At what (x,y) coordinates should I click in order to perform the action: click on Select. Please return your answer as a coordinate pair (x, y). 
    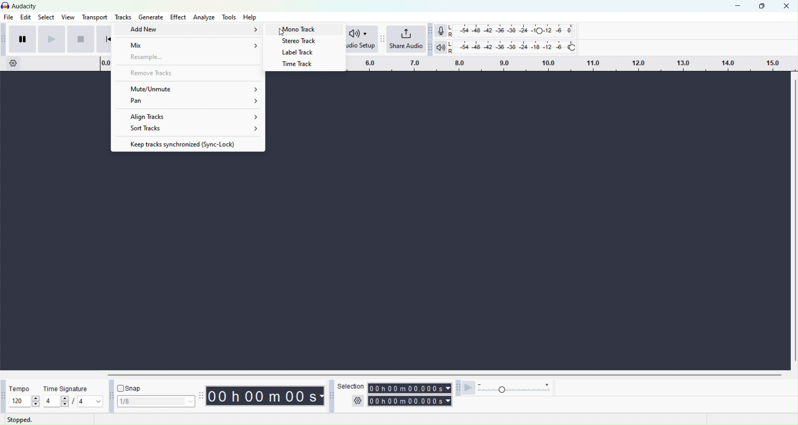
    Looking at the image, I should click on (45, 17).